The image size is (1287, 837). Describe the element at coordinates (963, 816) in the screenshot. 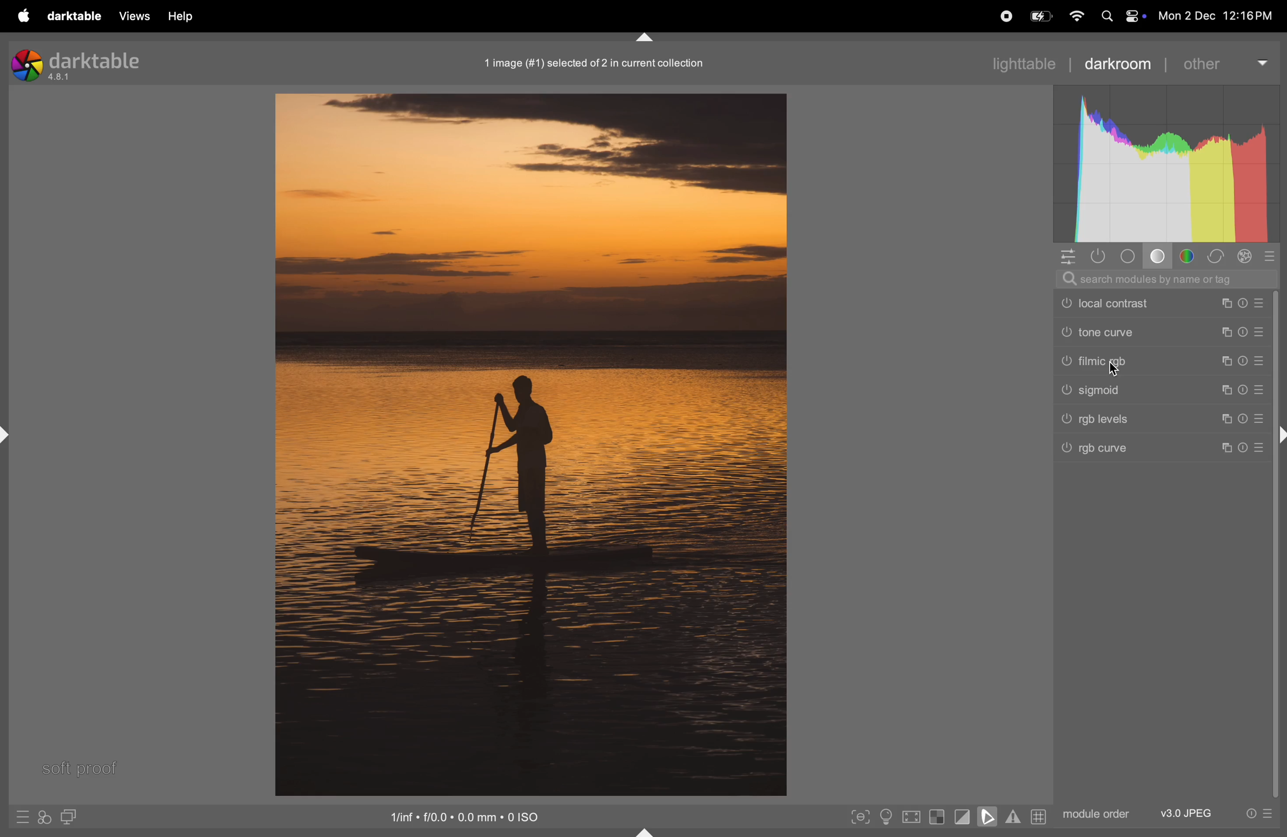

I see `toggle clipping indications` at that location.